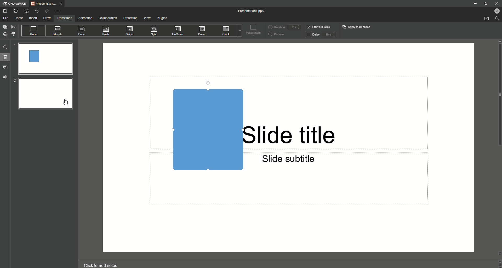 This screenshot has width=502, height=268. Describe the element at coordinates (163, 19) in the screenshot. I see `Plugins` at that location.